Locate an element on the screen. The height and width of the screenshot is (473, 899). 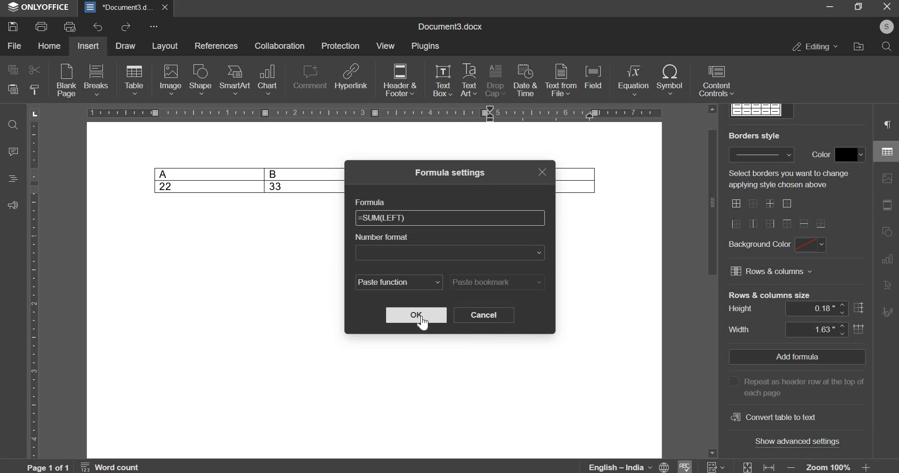
layout is located at coordinates (166, 46).